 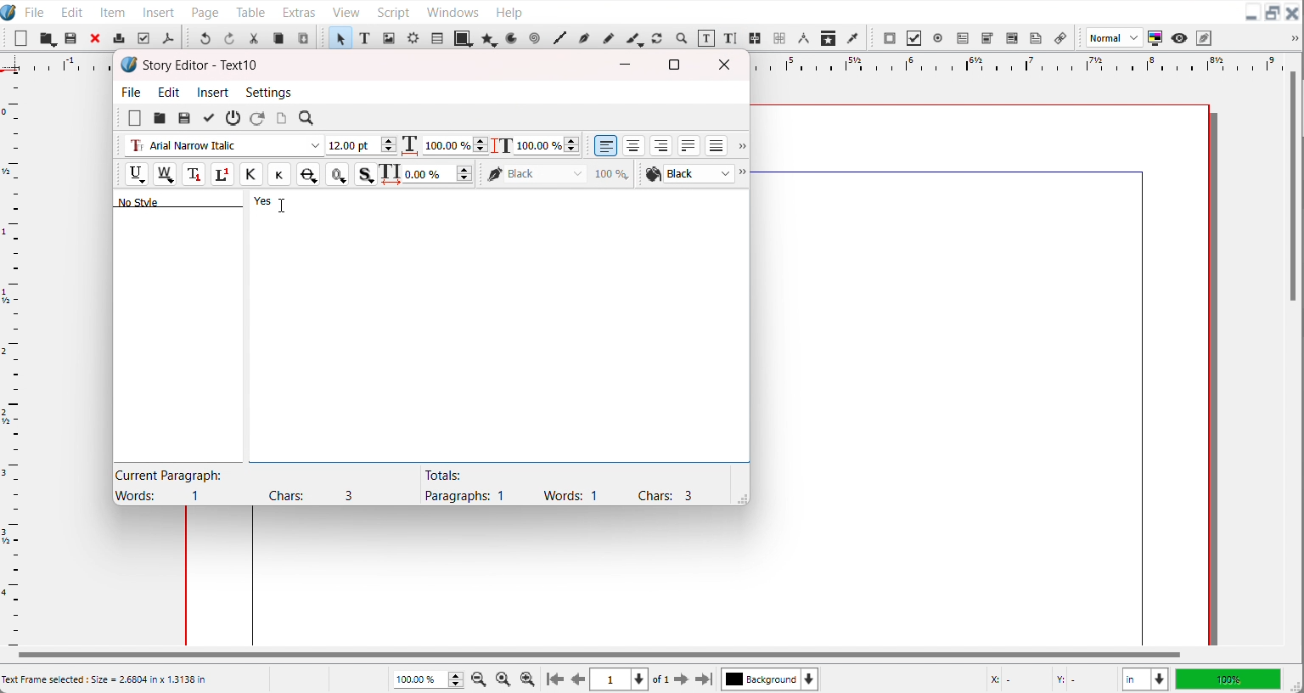 What do you see at coordinates (689, 145) in the screenshot?
I see `Align text Justified` at bounding box center [689, 145].